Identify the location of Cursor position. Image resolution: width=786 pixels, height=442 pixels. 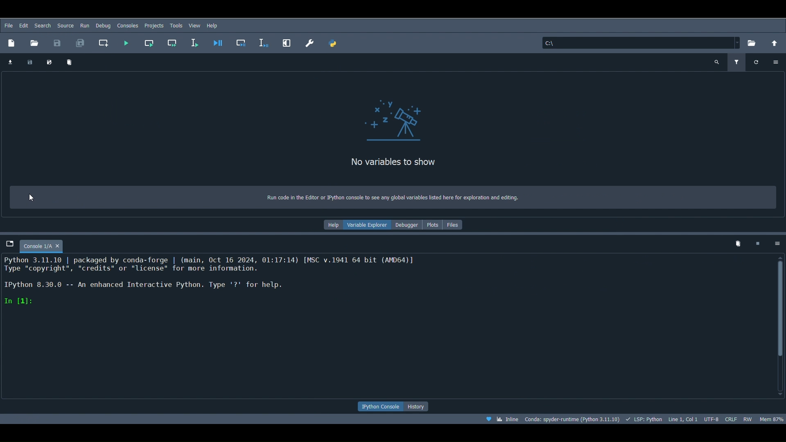
(683, 418).